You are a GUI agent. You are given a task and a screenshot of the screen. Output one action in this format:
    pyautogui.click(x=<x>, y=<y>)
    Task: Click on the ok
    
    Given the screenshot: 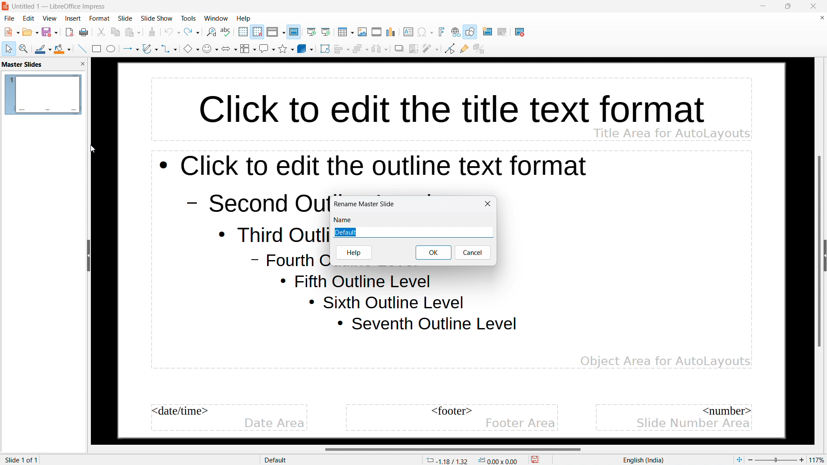 What is the action you would take?
    pyautogui.click(x=434, y=252)
    